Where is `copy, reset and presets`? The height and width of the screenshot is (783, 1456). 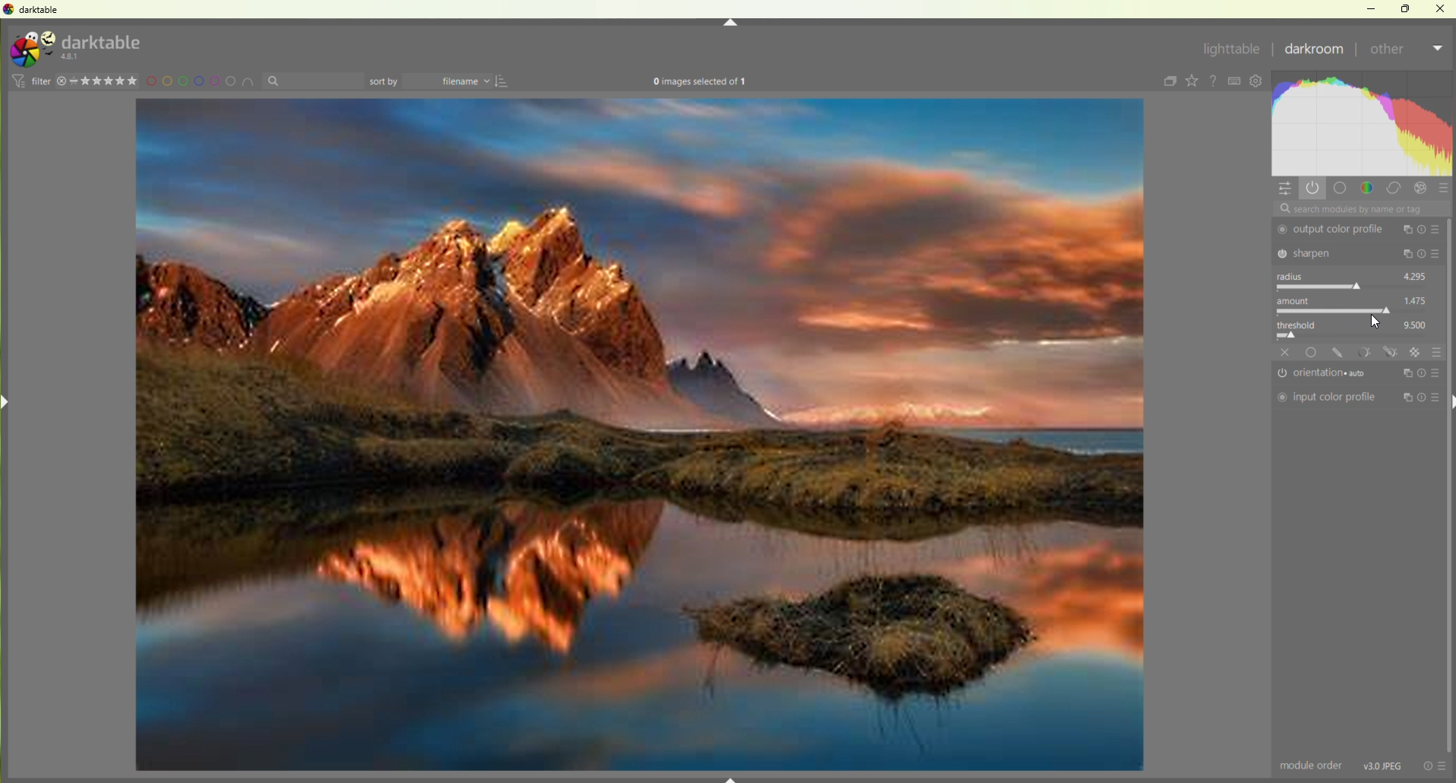
copy, reset and presets is located at coordinates (1422, 372).